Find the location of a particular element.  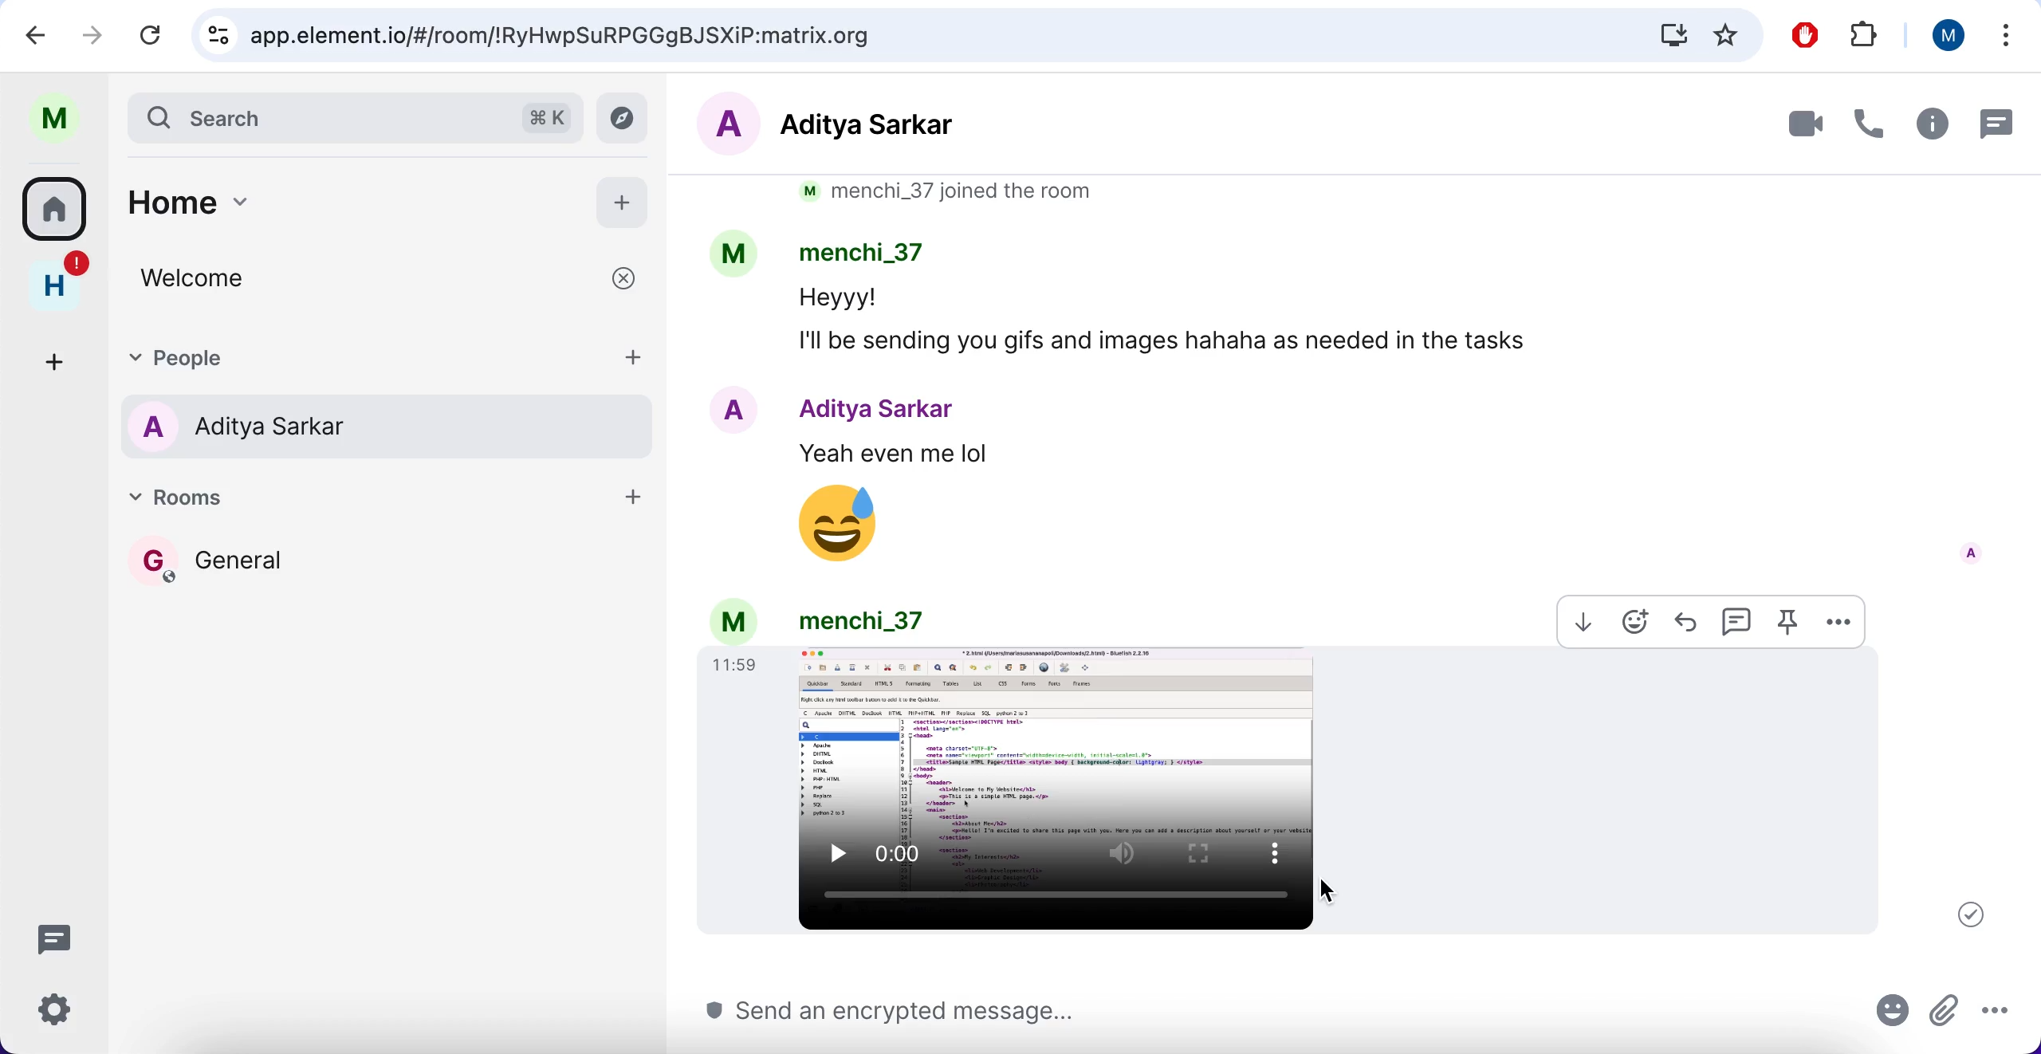

more options is located at coordinates (2008, 1012).